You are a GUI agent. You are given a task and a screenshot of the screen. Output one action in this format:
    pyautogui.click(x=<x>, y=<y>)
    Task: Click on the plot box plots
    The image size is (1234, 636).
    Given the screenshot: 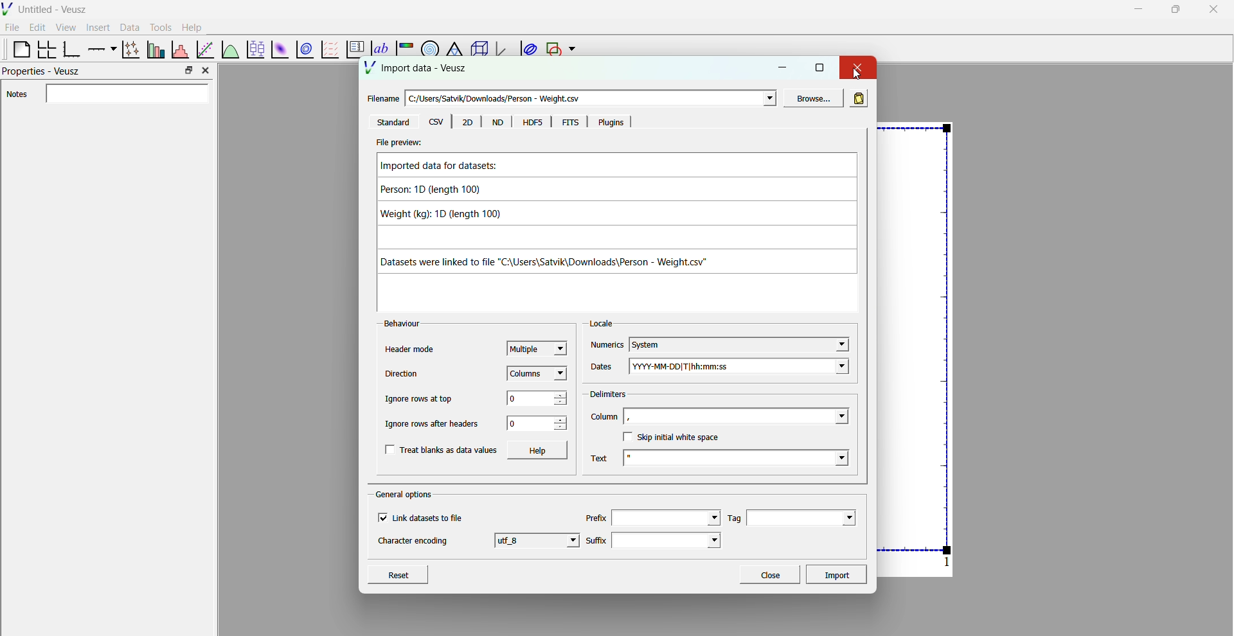 What is the action you would take?
    pyautogui.click(x=255, y=49)
    